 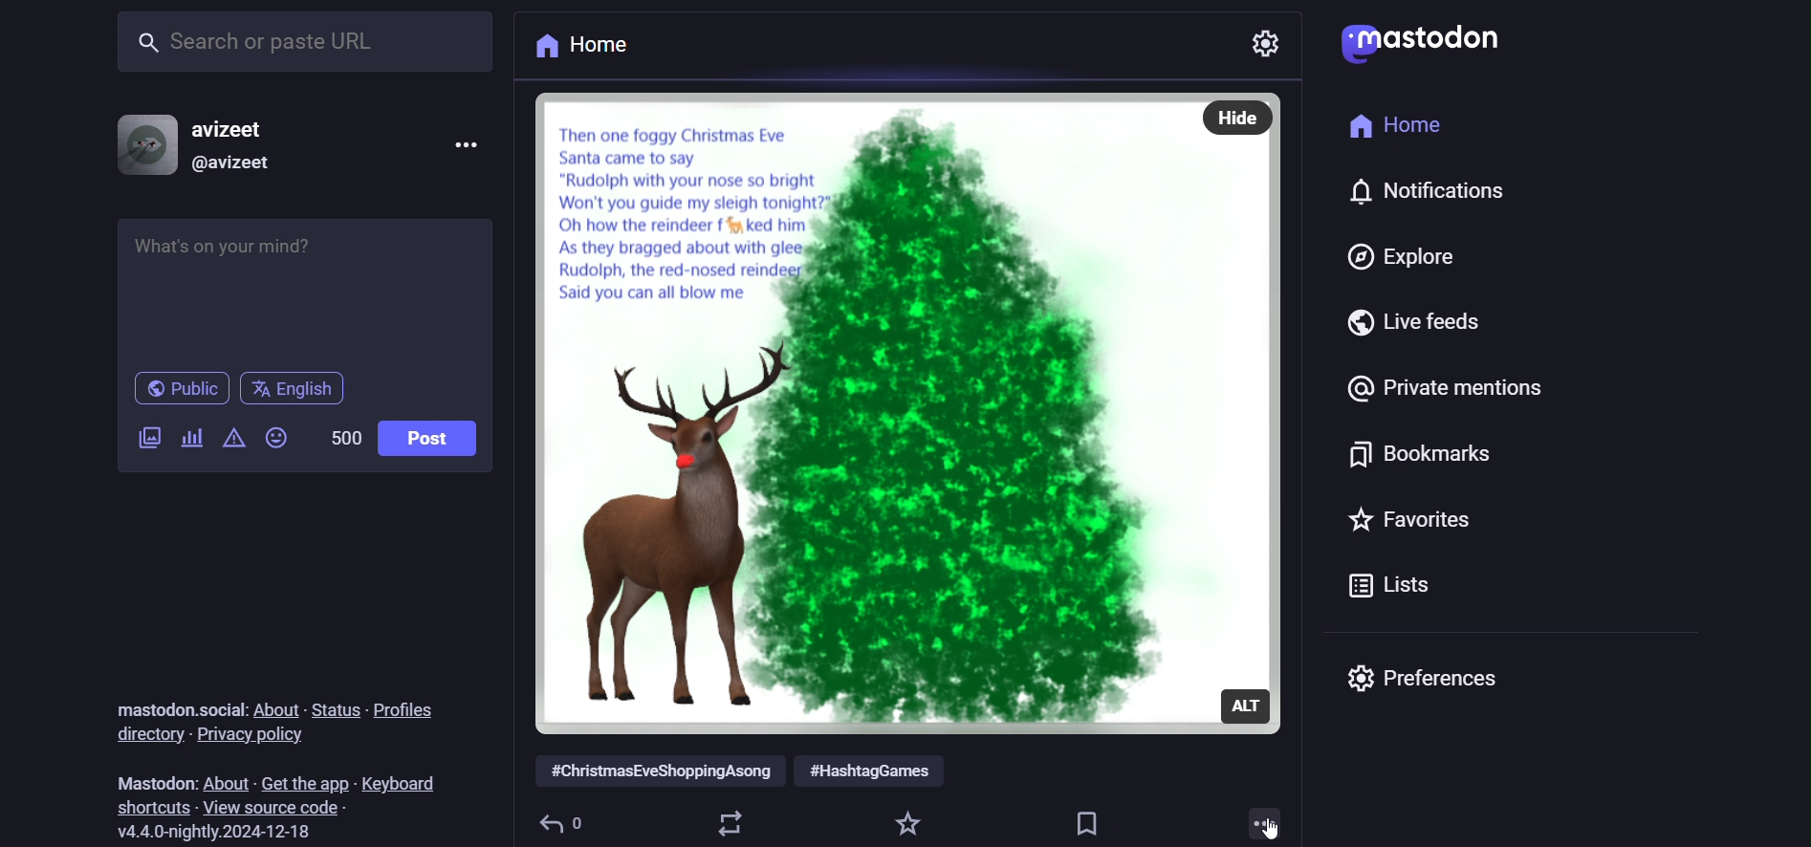 What do you see at coordinates (586, 47) in the screenshot?
I see `home` at bounding box center [586, 47].